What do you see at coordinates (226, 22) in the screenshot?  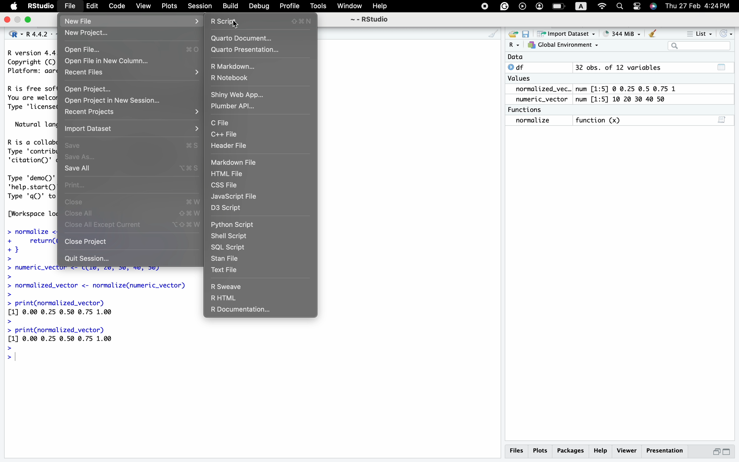 I see `RScript` at bounding box center [226, 22].